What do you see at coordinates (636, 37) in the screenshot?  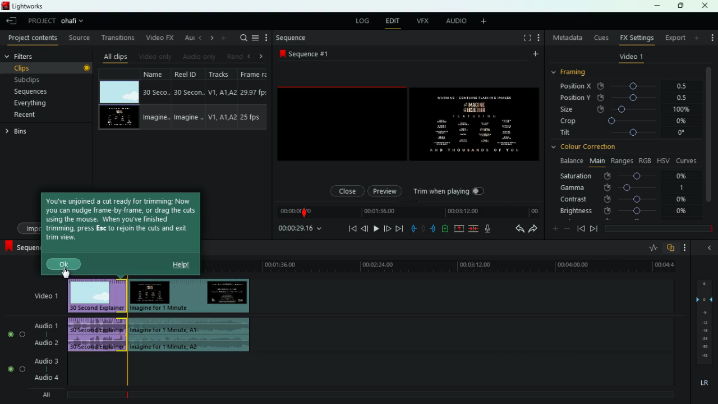 I see `fx settings` at bounding box center [636, 37].